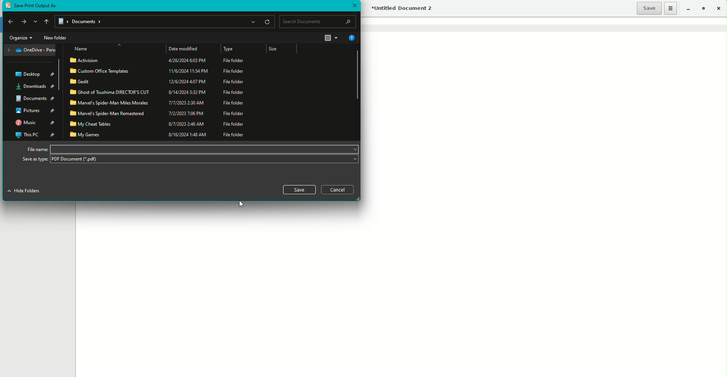 The width and height of the screenshot is (727, 377). What do you see at coordinates (34, 100) in the screenshot?
I see `Document` at bounding box center [34, 100].